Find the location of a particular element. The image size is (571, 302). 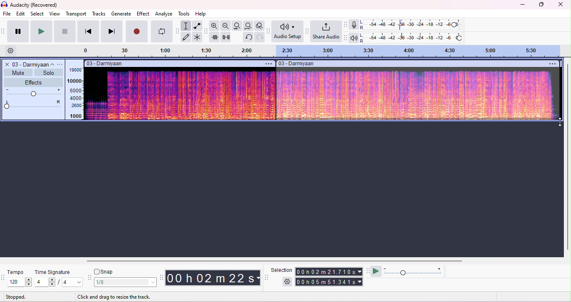

timeline is located at coordinates (326, 51).